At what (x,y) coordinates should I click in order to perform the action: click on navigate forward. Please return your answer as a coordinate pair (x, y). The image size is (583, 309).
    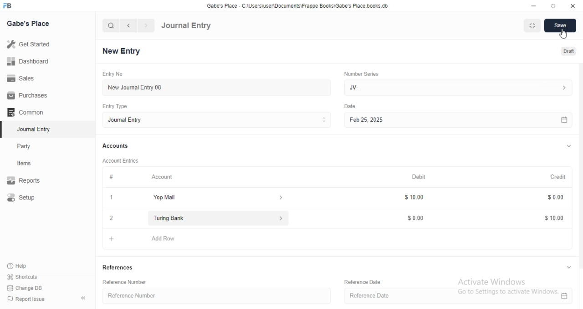
    Looking at the image, I should click on (146, 25).